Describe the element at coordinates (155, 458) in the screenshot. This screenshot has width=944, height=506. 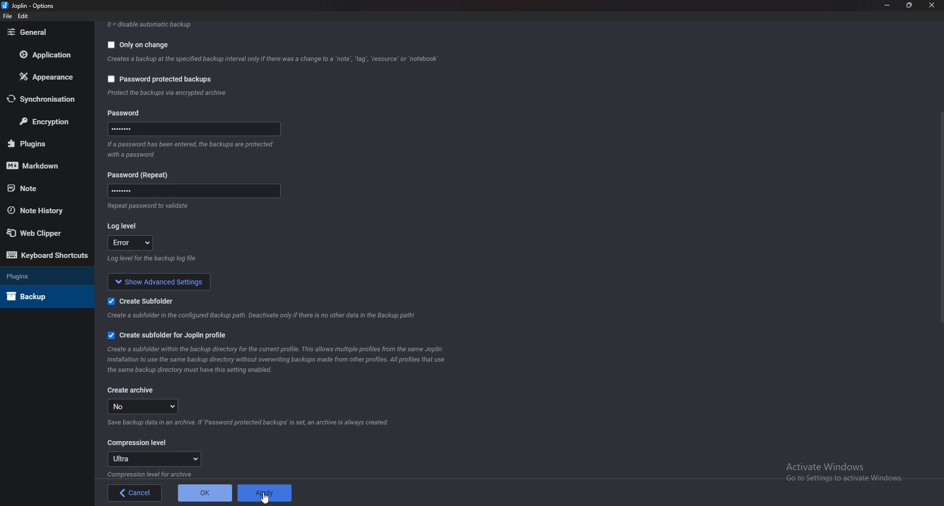
I see `Ultra` at that location.